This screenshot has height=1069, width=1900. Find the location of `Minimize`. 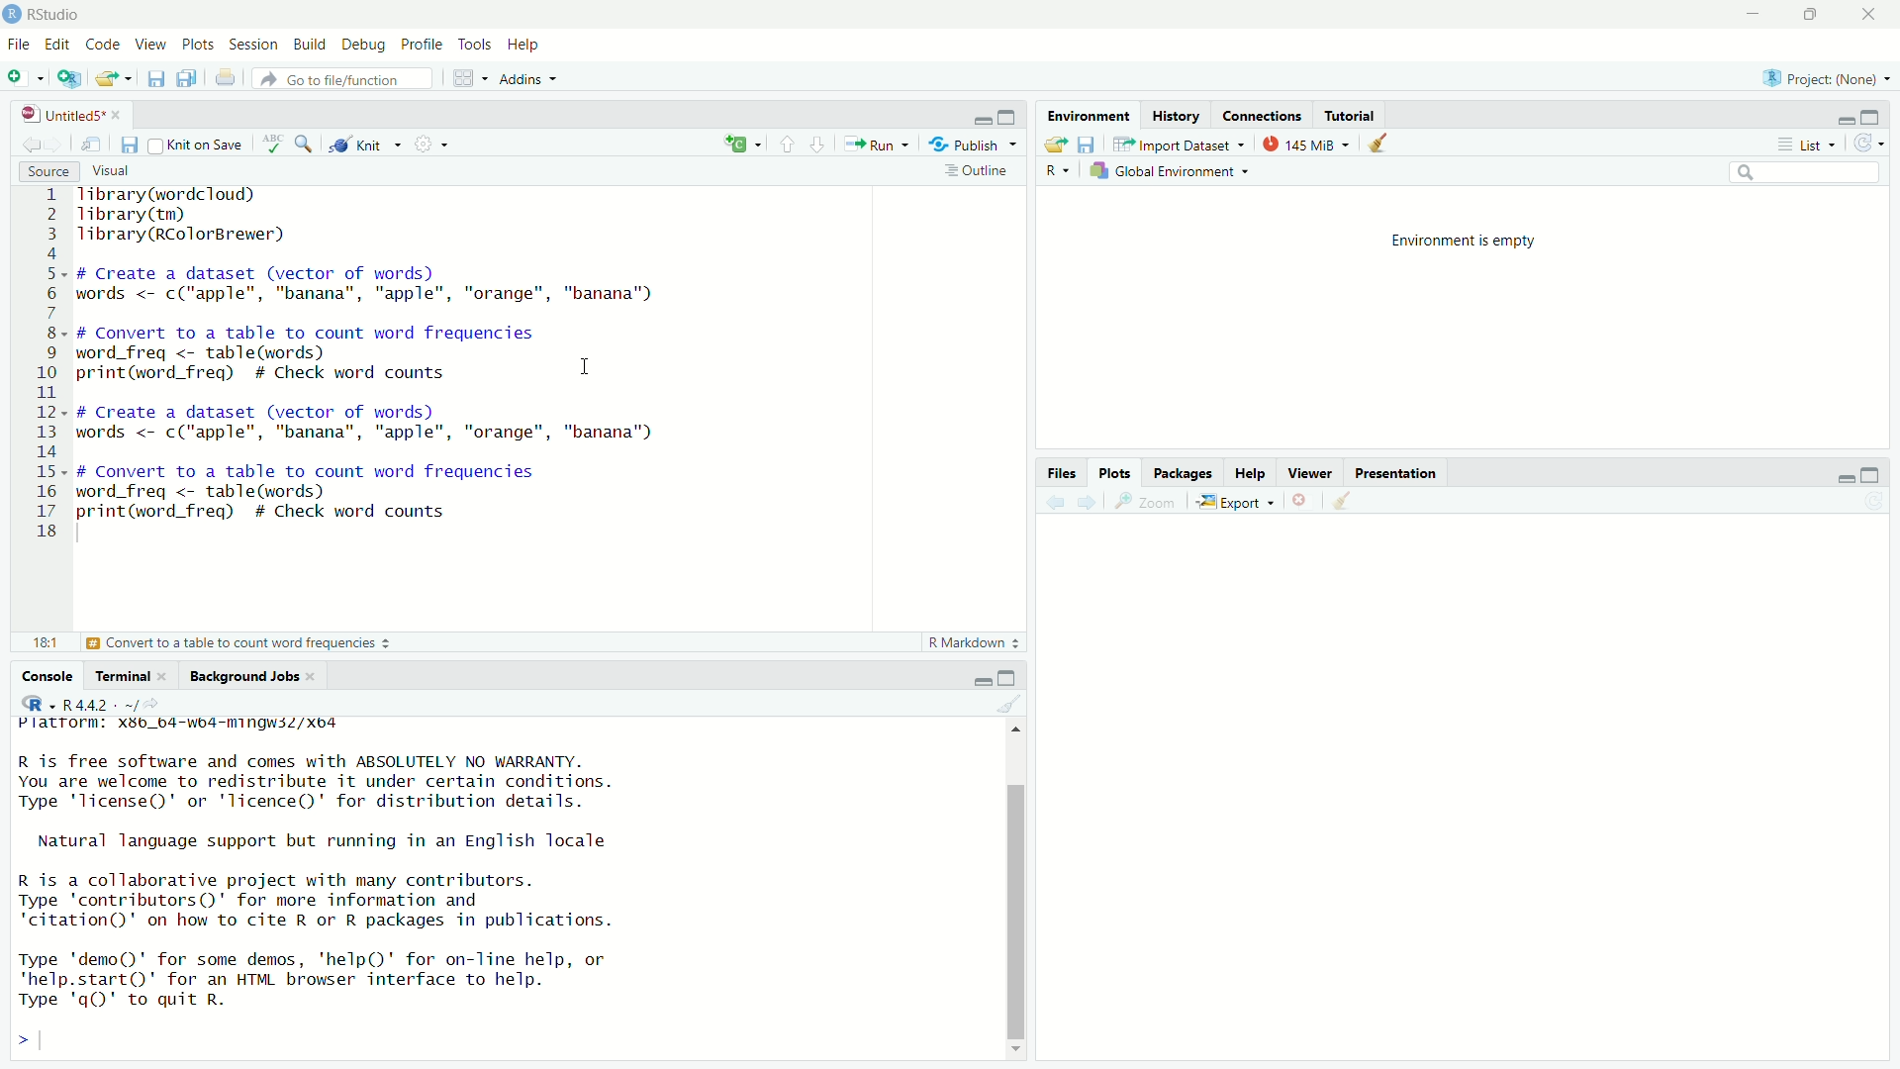

Minimize is located at coordinates (1846, 124).